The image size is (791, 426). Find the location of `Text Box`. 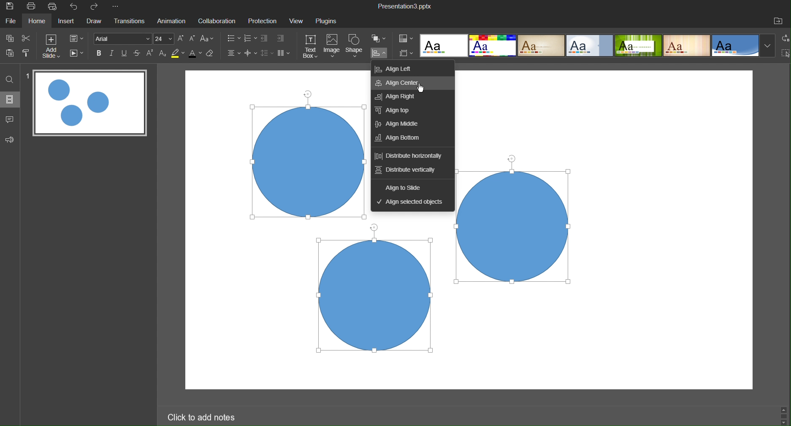

Text Box is located at coordinates (311, 47).